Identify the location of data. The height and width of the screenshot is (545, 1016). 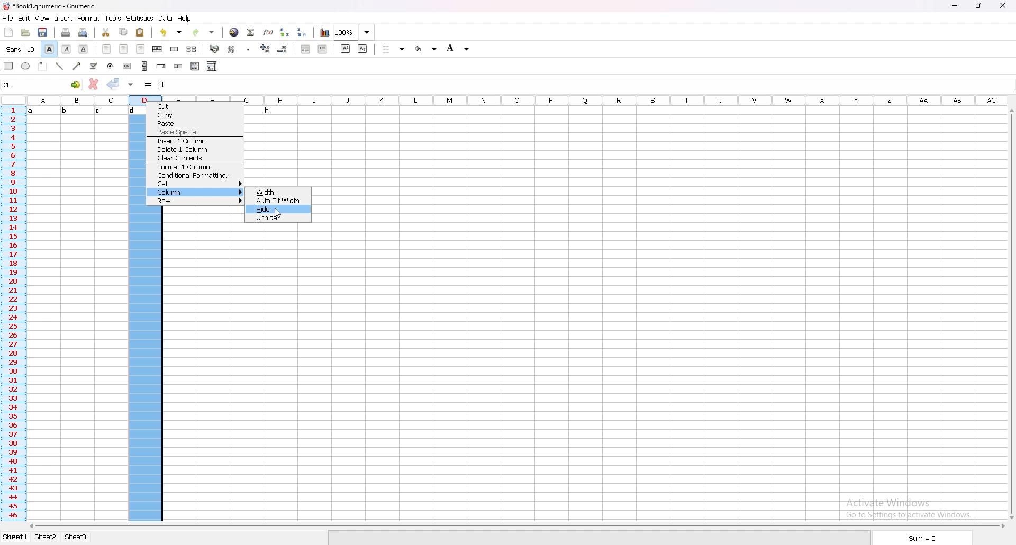
(166, 18).